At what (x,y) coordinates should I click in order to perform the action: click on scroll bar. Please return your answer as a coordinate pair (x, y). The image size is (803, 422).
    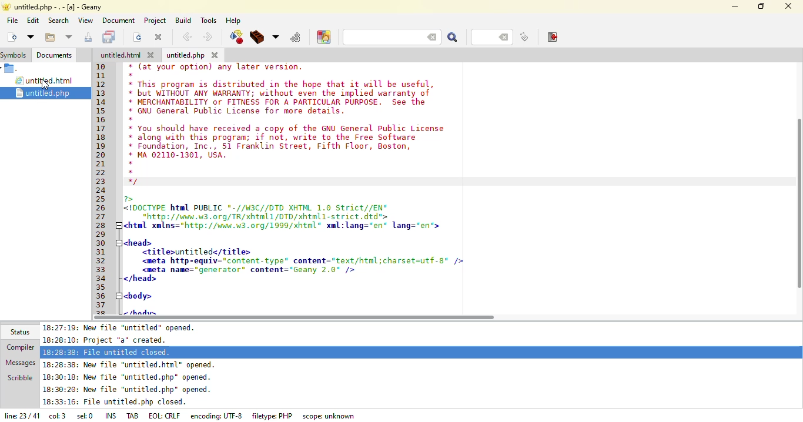
    Looking at the image, I should click on (296, 317).